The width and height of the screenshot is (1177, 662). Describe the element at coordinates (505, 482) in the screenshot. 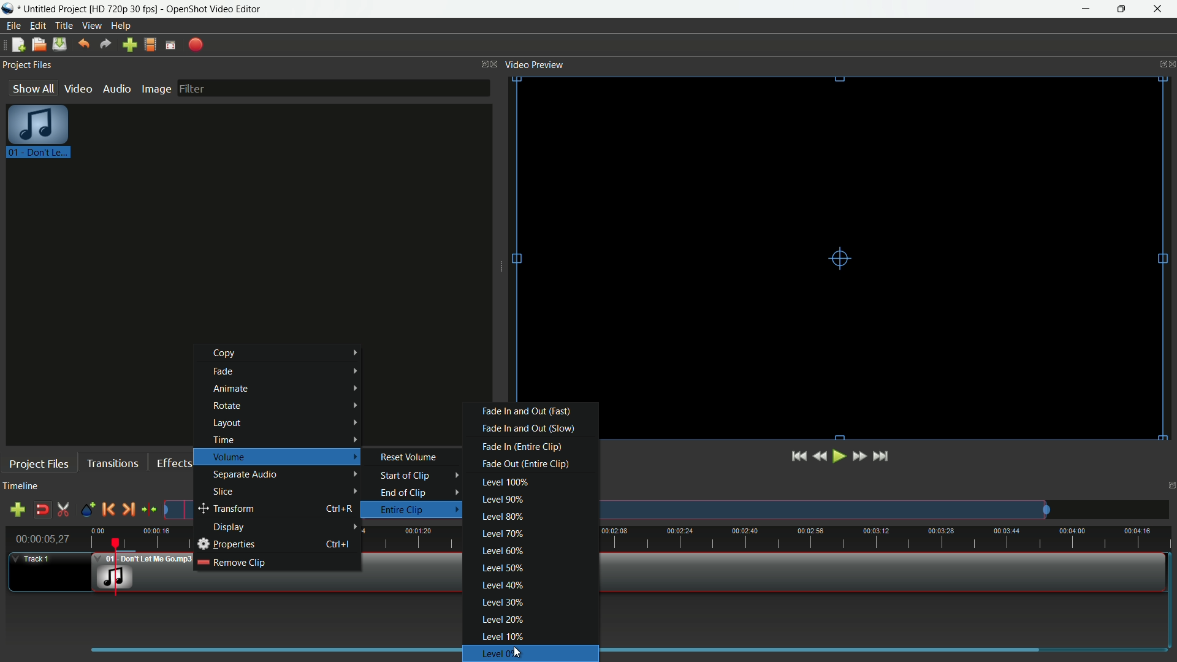

I see `level 100%` at that location.